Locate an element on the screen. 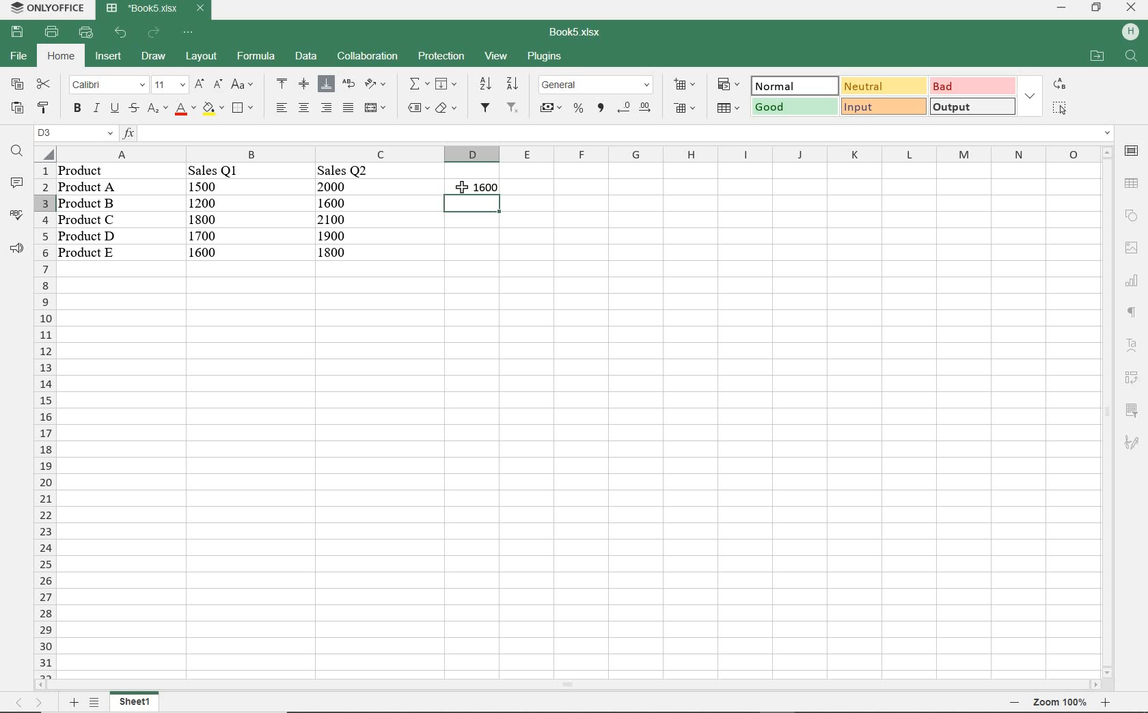 Image resolution: width=1148 pixels, height=713 pixels. quick print is located at coordinates (87, 31).